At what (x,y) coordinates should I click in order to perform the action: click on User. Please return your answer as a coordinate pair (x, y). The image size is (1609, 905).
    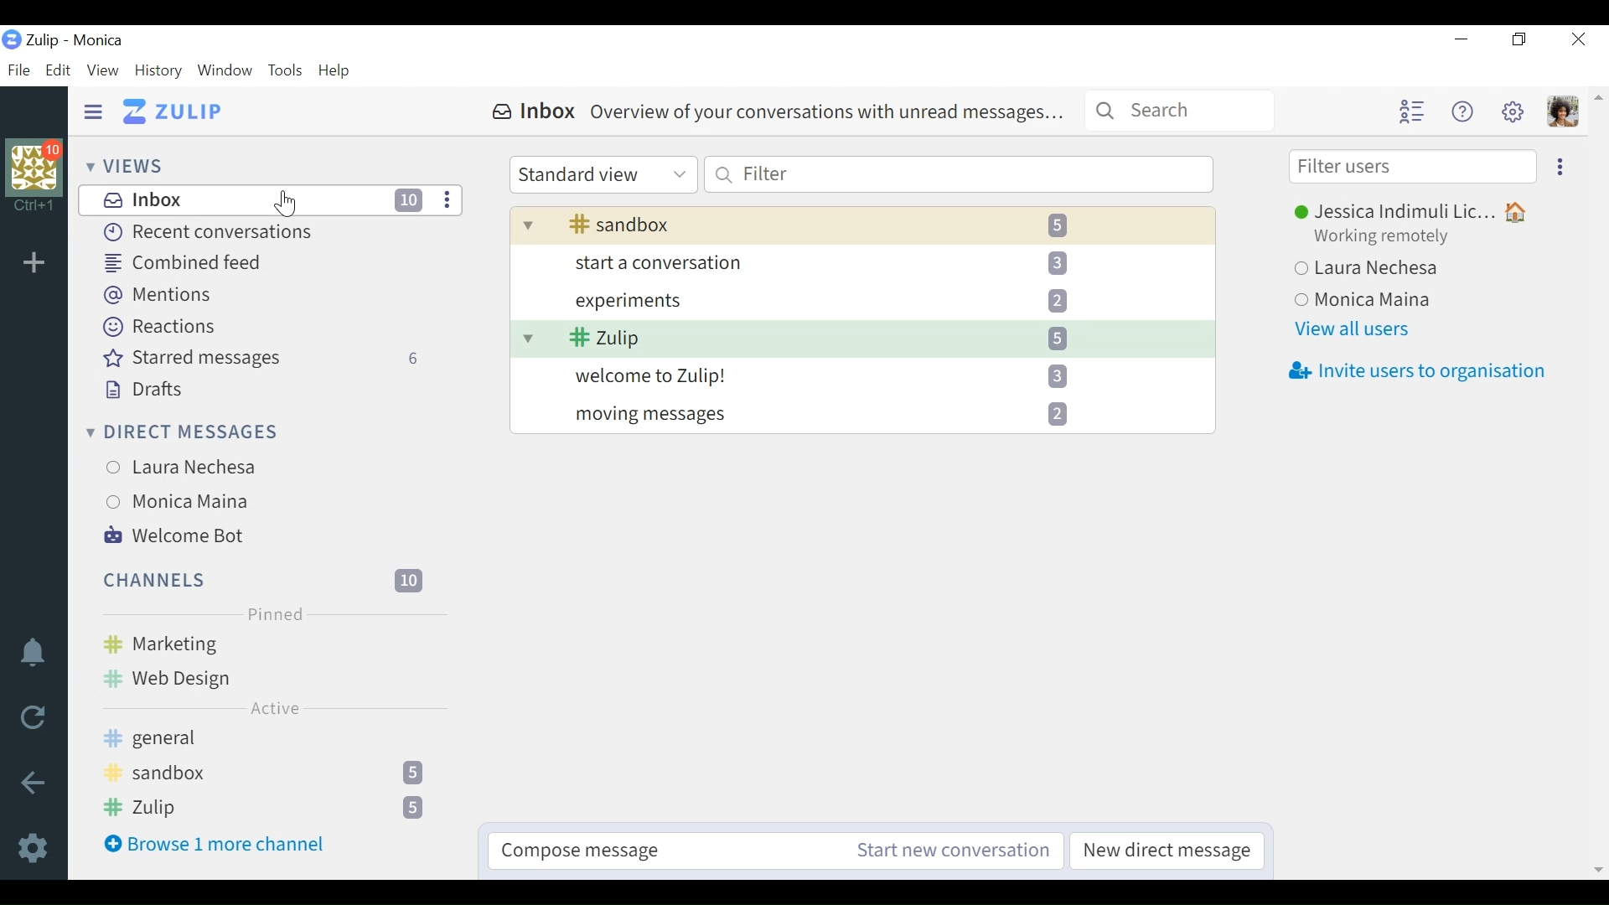
    Looking at the image, I should click on (184, 465).